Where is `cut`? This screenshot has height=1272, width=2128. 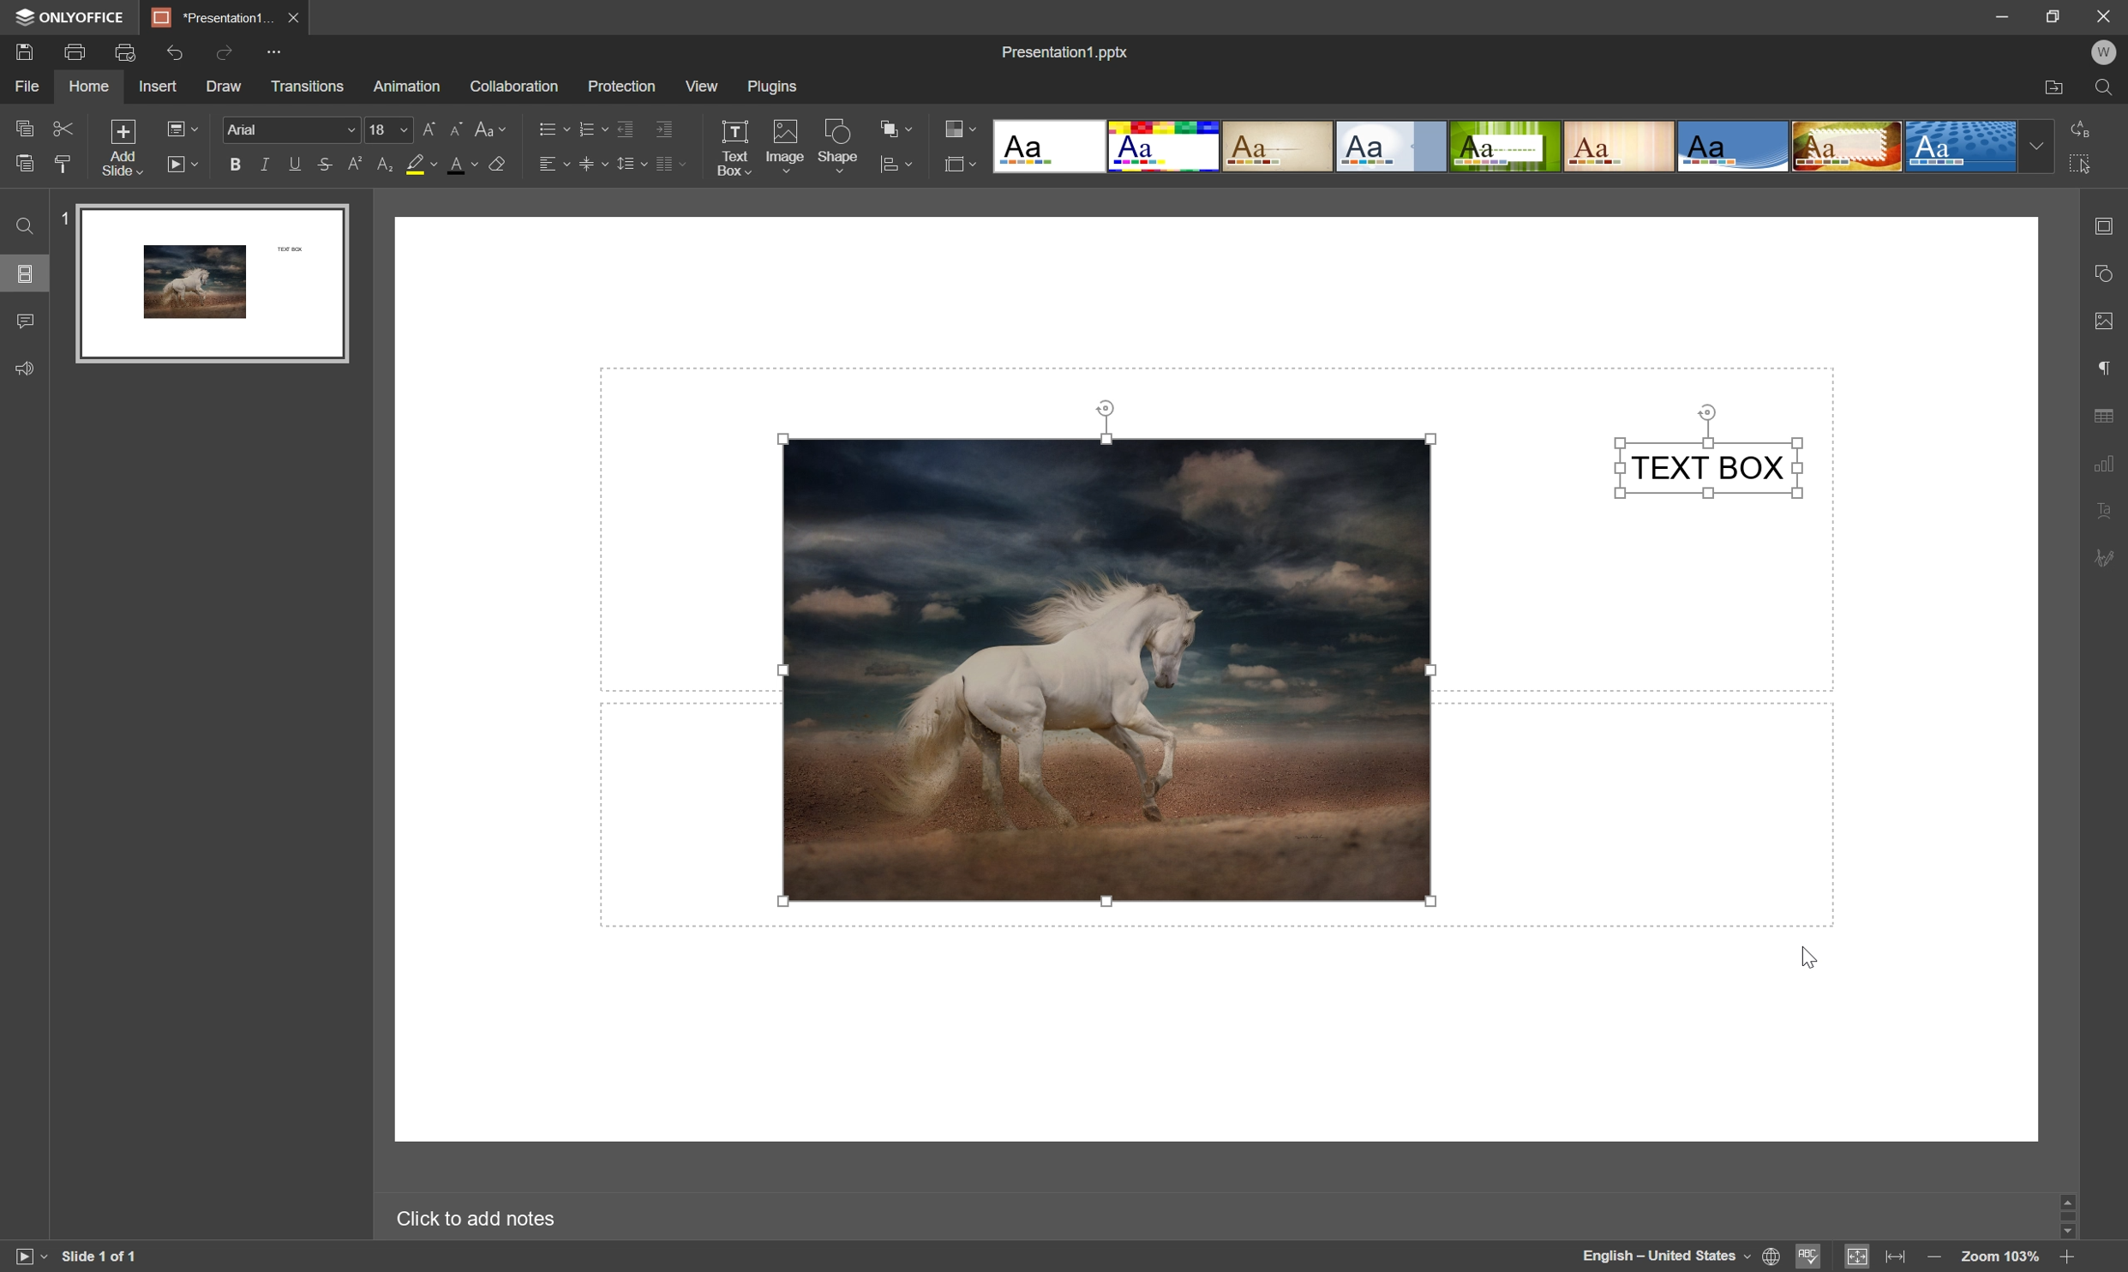 cut is located at coordinates (65, 127).